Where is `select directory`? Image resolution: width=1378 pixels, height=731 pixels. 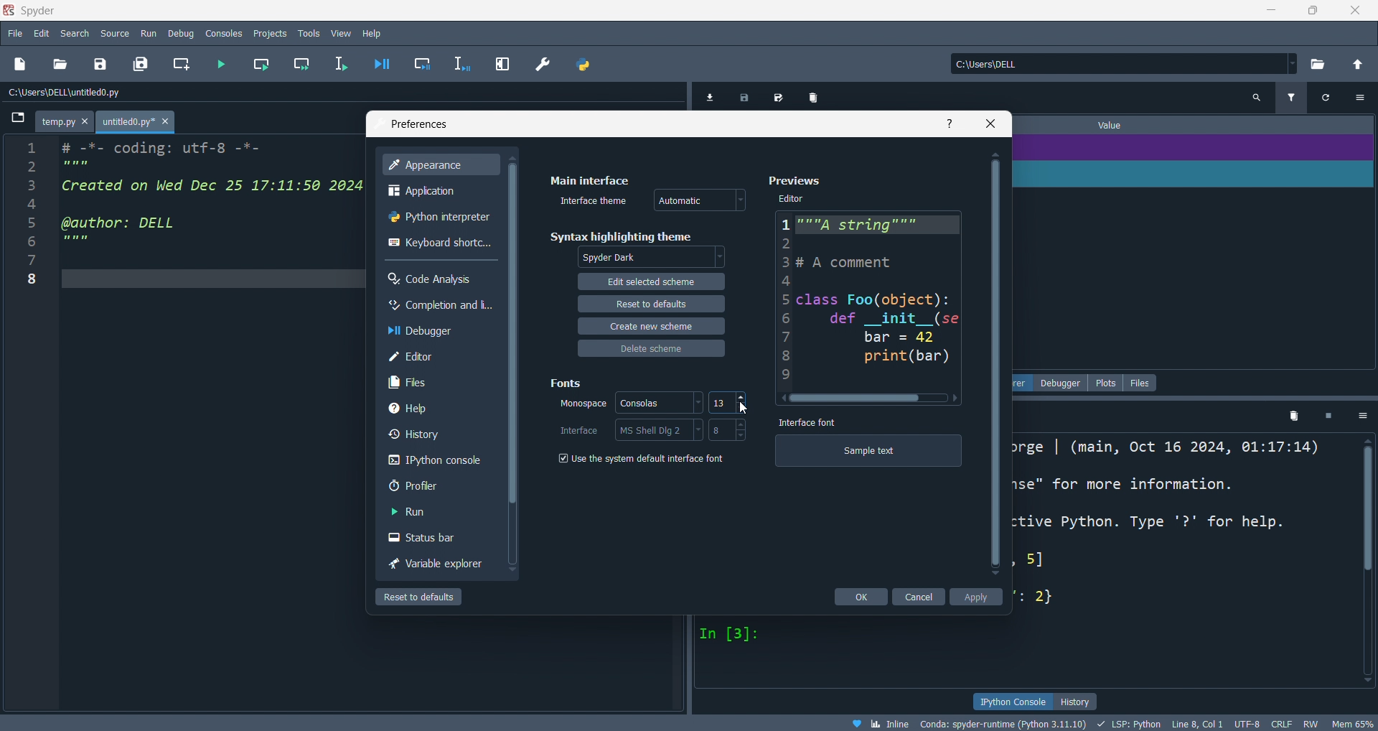 select directory is located at coordinates (1318, 64).